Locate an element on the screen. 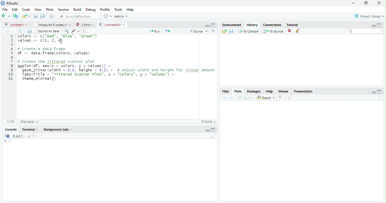 This screenshot has width=386, height=203. Mosquito R codes.v1 is located at coordinates (49, 25).